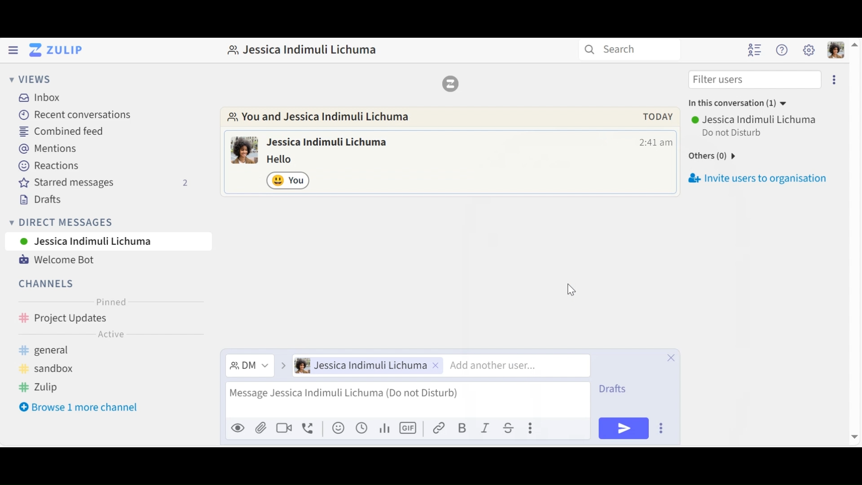  What do you see at coordinates (110, 336) in the screenshot?
I see `Active` at bounding box center [110, 336].